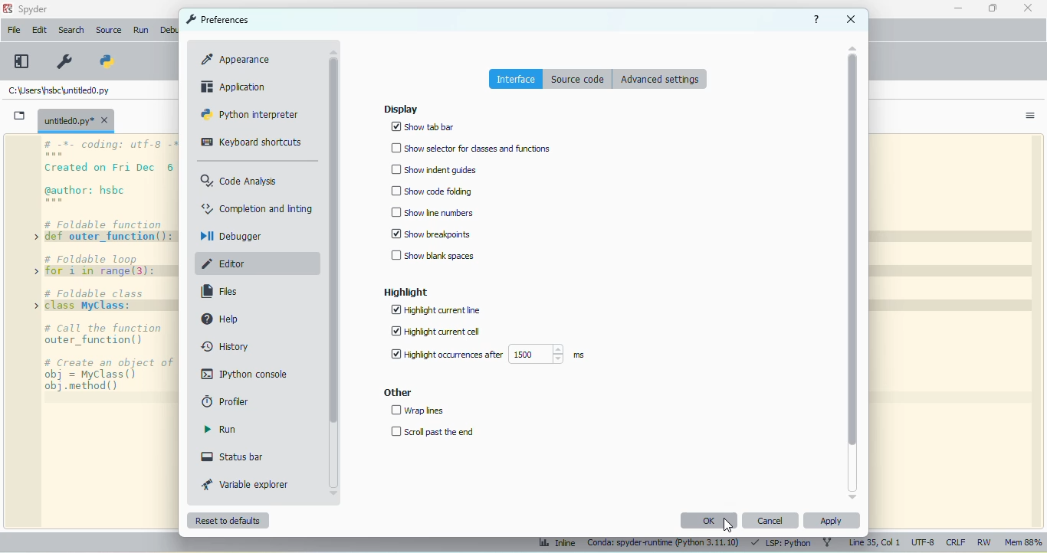 The height and width of the screenshot is (553, 1047). I want to click on untitled0.py, so click(76, 120).